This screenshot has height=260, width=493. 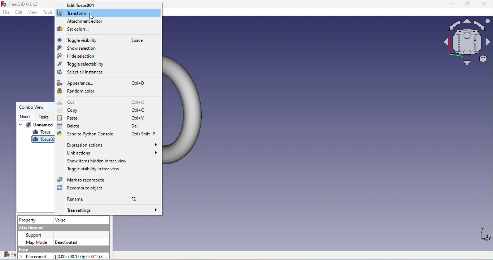 I want to click on Placement  [(0.00 0.00 1.00): 0.00 * (8..., so click(x=65, y=256).